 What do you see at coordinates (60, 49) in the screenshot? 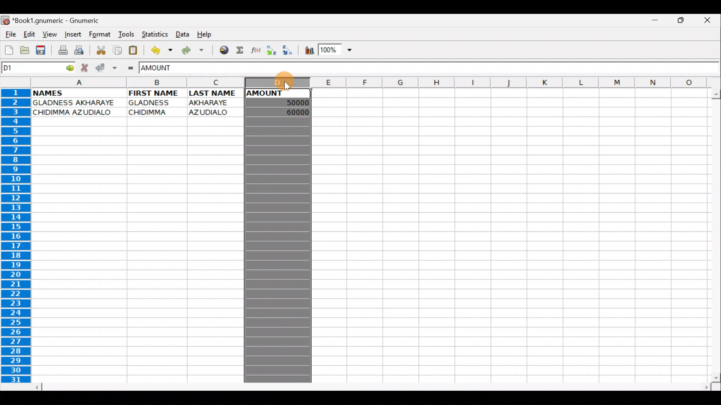
I see `Print file` at bounding box center [60, 49].